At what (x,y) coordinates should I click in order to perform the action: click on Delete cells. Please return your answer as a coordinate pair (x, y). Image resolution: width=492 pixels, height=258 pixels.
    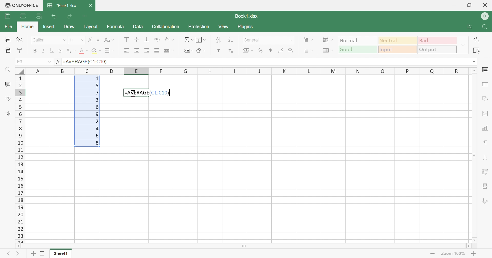
    Looking at the image, I should click on (309, 50).